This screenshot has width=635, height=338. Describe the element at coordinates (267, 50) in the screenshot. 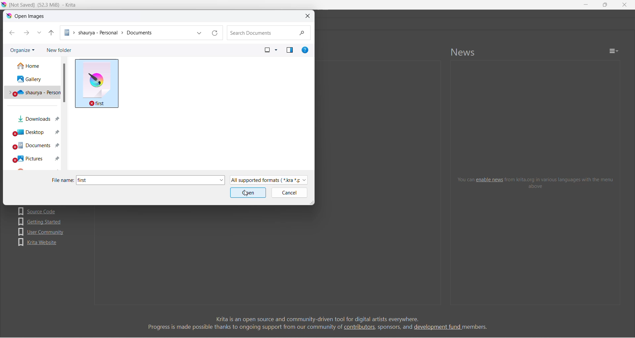

I see `change view` at that location.